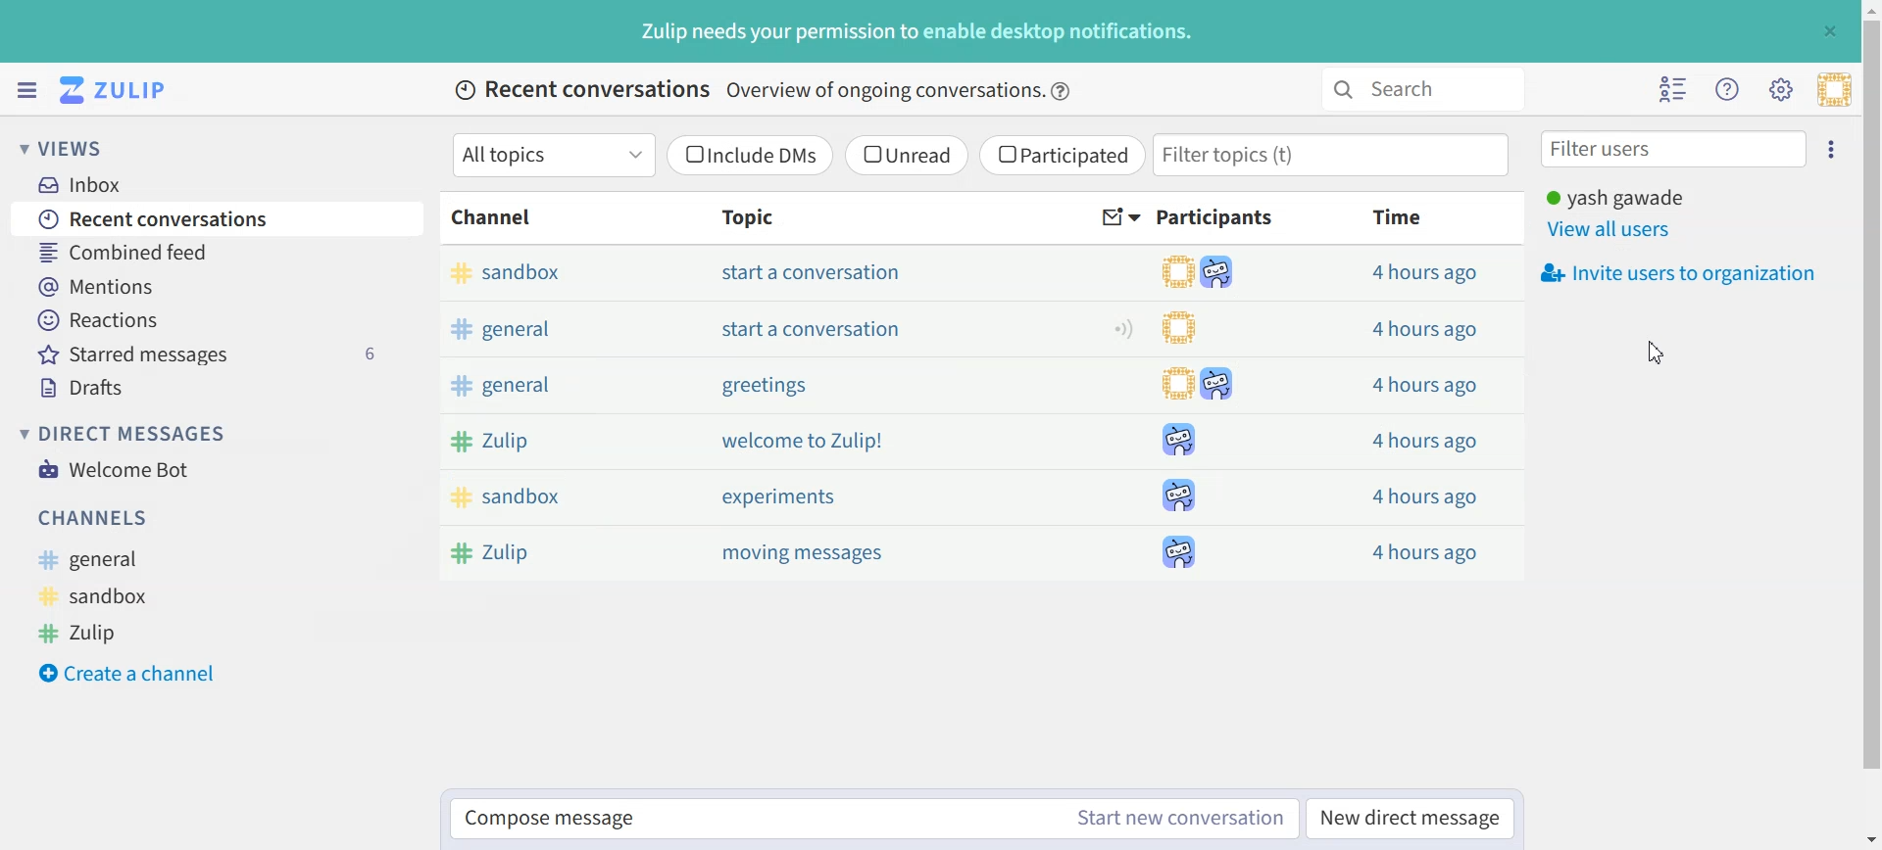 Image resolution: width=1882 pixels, height=850 pixels. Describe the element at coordinates (1410, 817) in the screenshot. I see `New direct messages` at that location.